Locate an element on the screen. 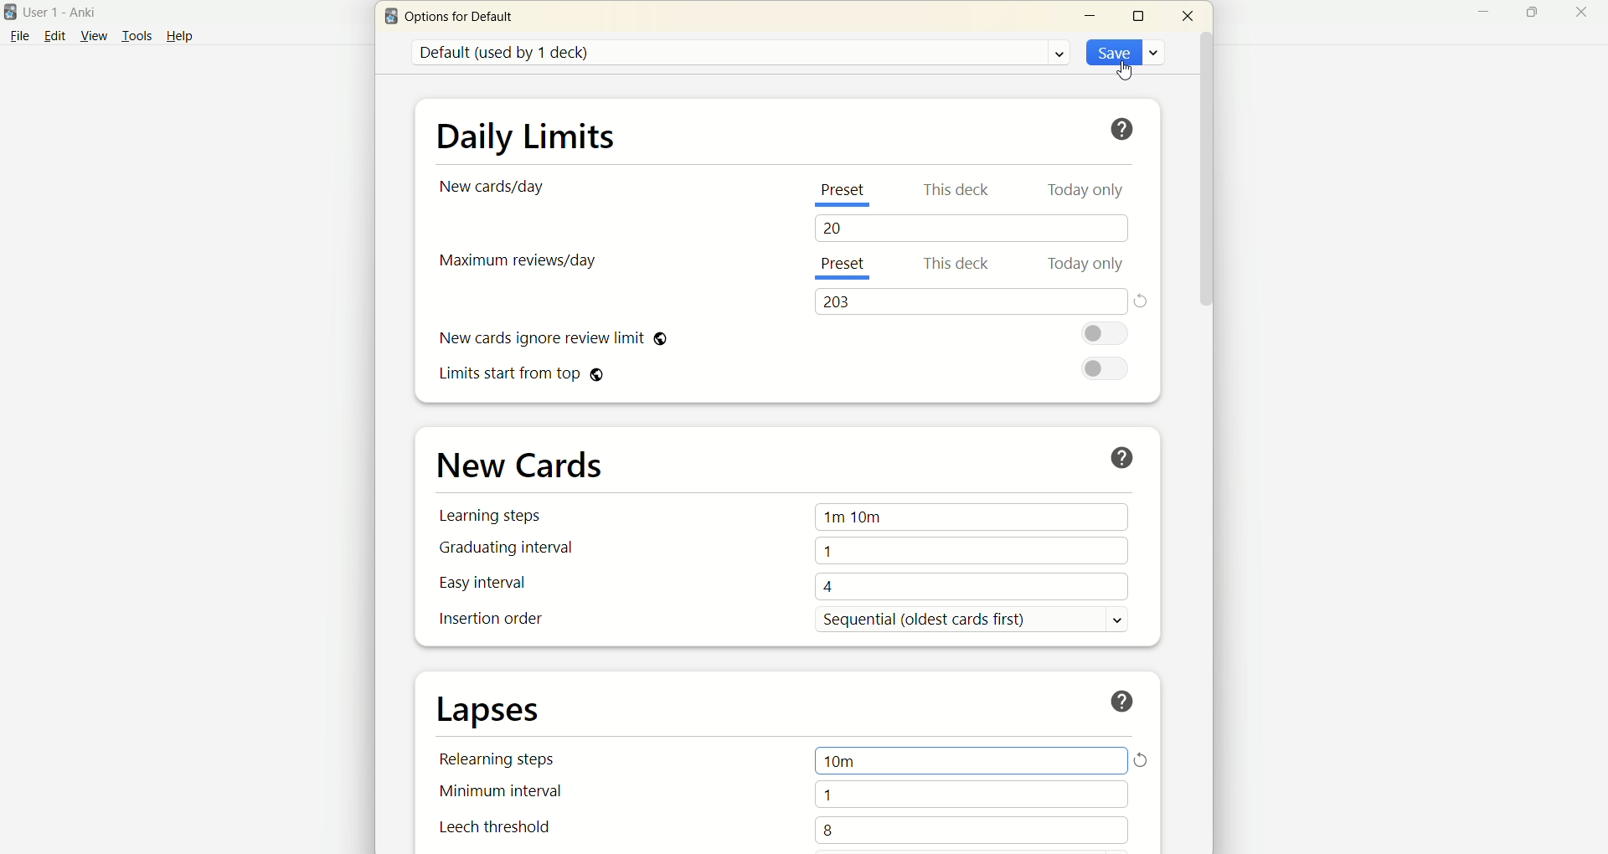 This screenshot has height=854, width=1608. 8 is located at coordinates (973, 831).